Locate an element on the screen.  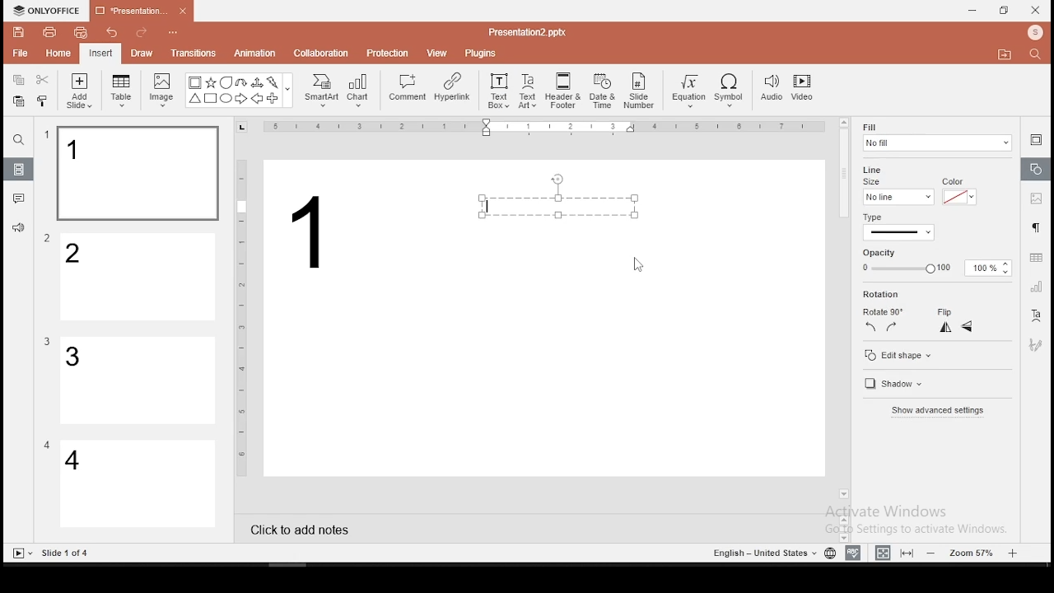
Bubble is located at coordinates (226, 82).